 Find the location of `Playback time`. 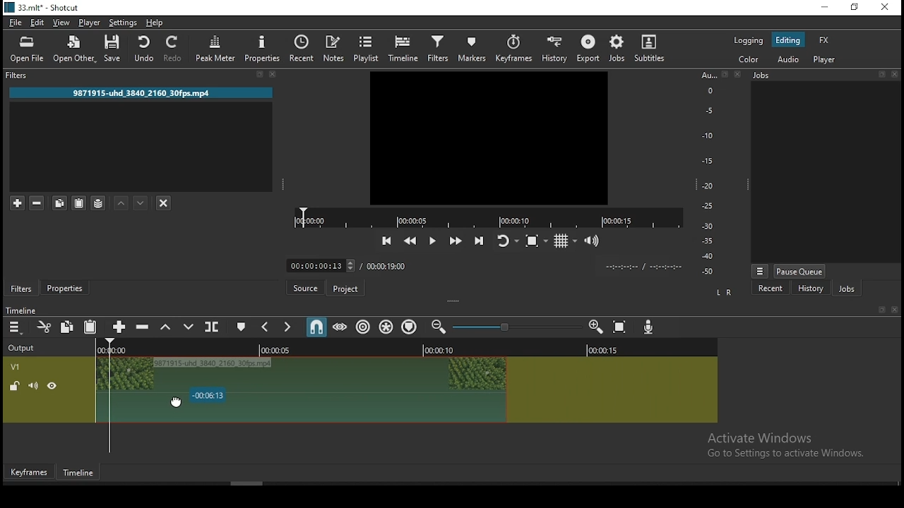

Playback time is located at coordinates (646, 267).